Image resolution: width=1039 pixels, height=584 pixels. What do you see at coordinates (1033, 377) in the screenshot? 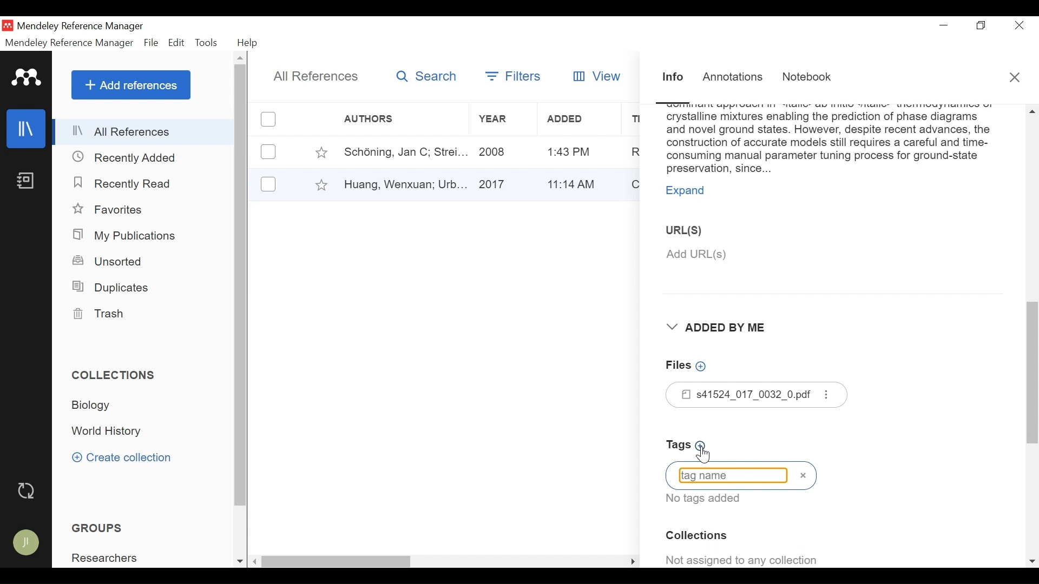
I see `Vertical Scroll bar` at bounding box center [1033, 377].